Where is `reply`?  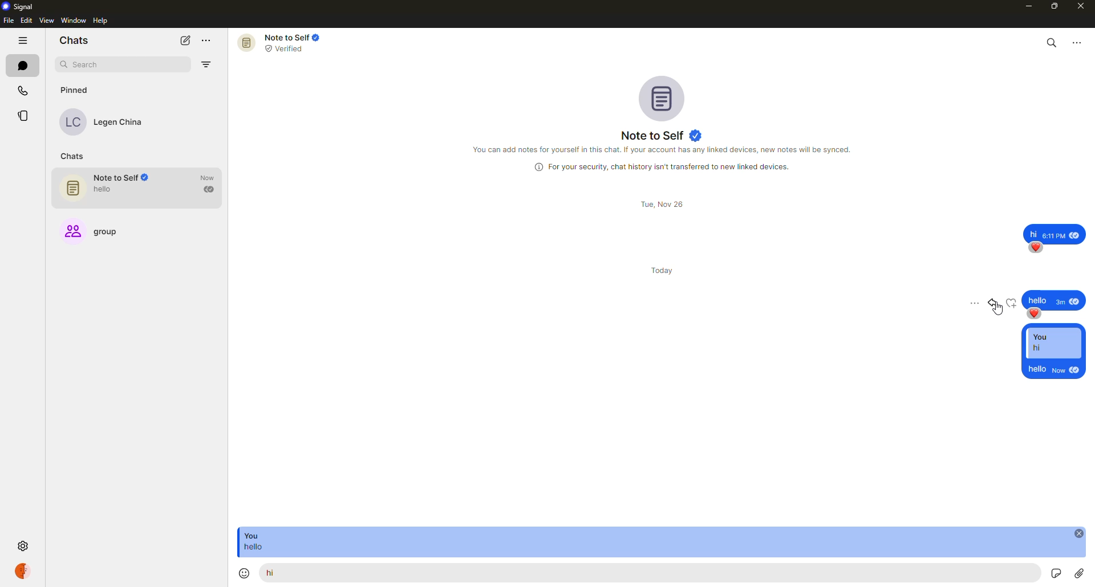 reply is located at coordinates (1052, 350).